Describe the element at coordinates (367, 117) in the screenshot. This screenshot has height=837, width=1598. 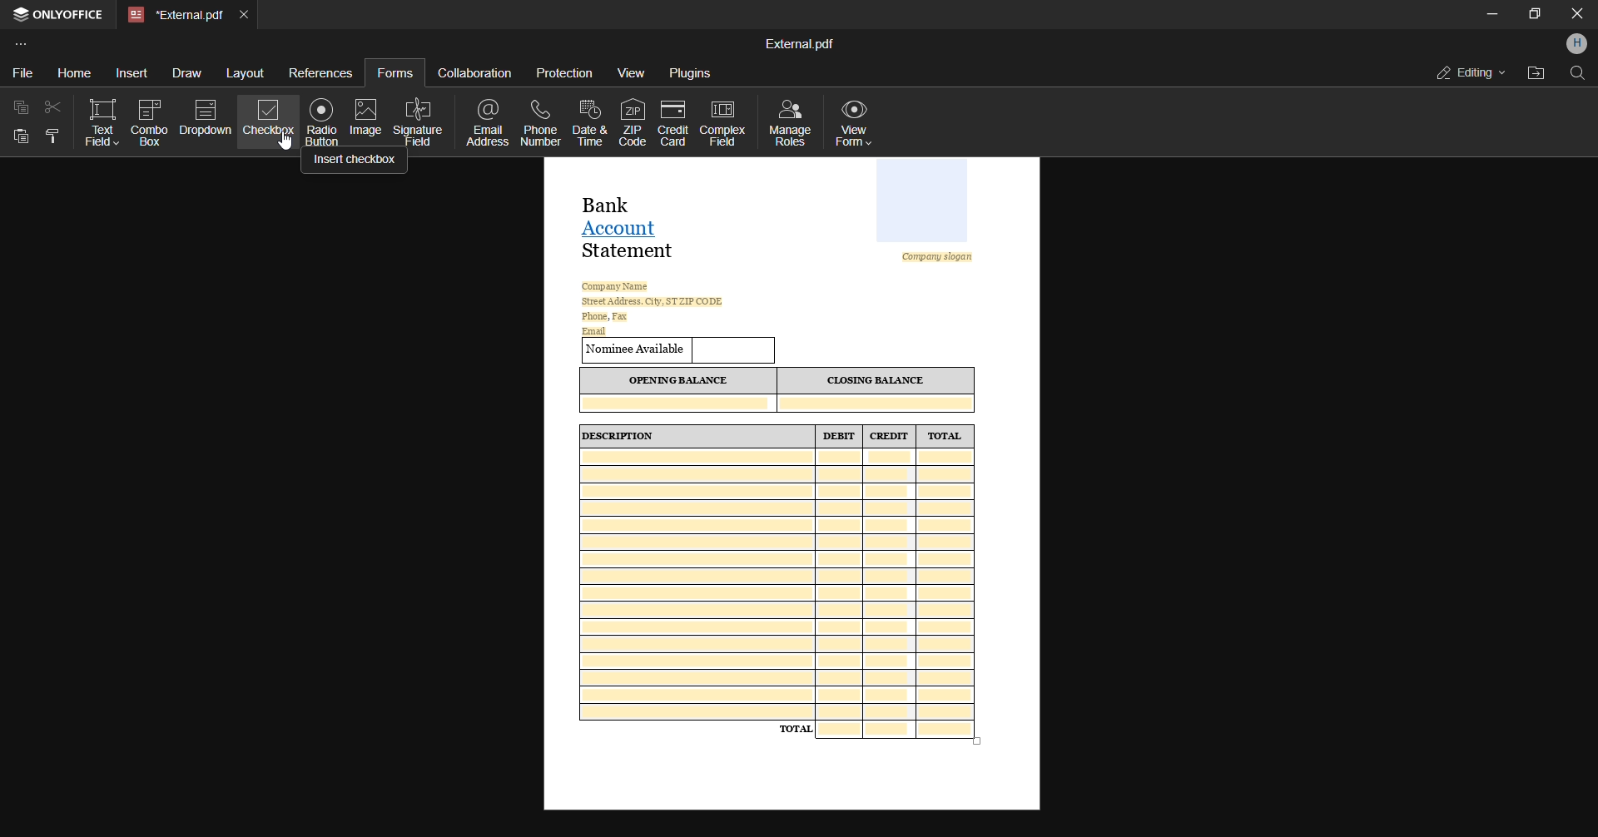
I see `image` at that location.